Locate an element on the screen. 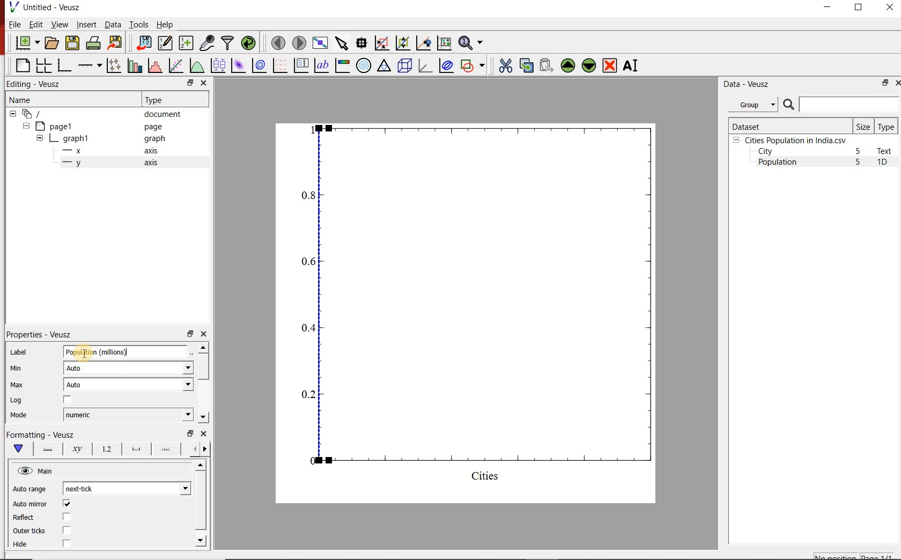  Size is located at coordinates (863, 126).